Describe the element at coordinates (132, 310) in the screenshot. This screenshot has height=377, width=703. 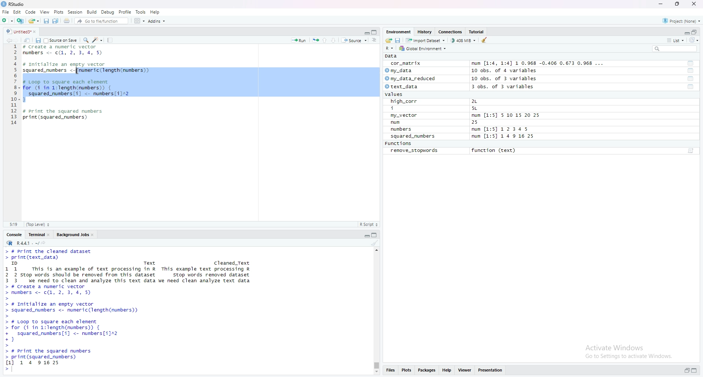
I see `> # print the cleaned dataset> print(text_data)™ Text Cleaned_Text11 This is an example of text processing in R This example text processing R2 2 stop words should be removed from this dataset stop words removed dataset3 3 ve need to clean and analyze this text data We need clean analyze text data> # Create a numeric vector> numbers <- c(1, 2, 3, 4, 5)> # Initialize an empty vector> squared_numbers <- numer ic(length(numbers))> # Loop To square each element> for (i in 1:length(numbers)) {+ squared_numbers[i] <- nunbers[i12+}> # print the squared numbers> print(squared_numbers)1] 1 4 9 16 25 >` at that location.